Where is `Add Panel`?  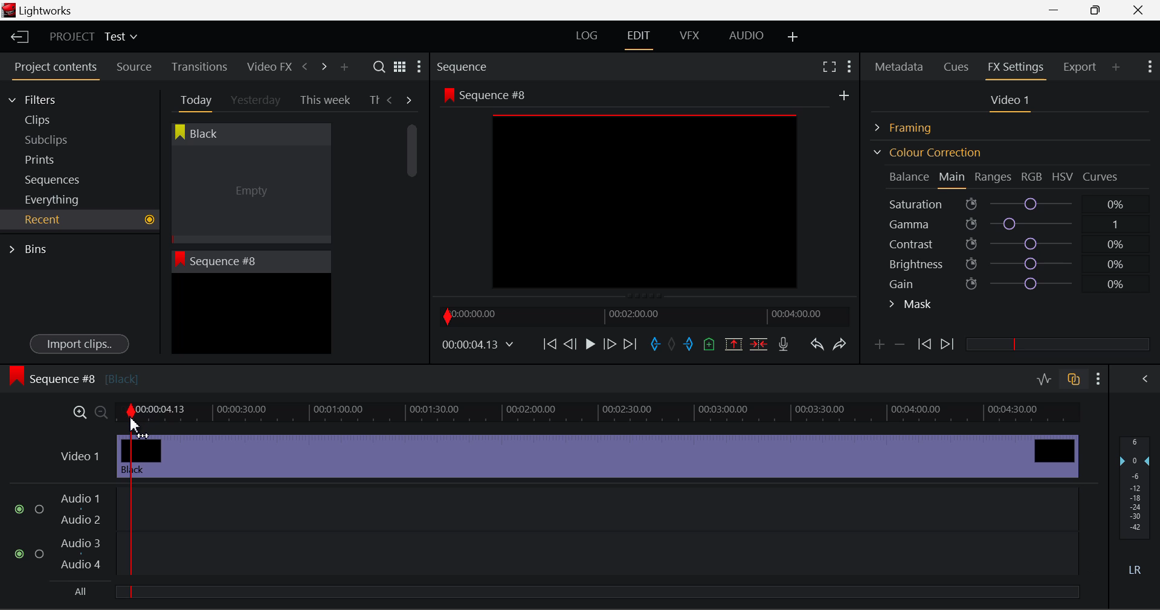 Add Panel is located at coordinates (1116, 66).